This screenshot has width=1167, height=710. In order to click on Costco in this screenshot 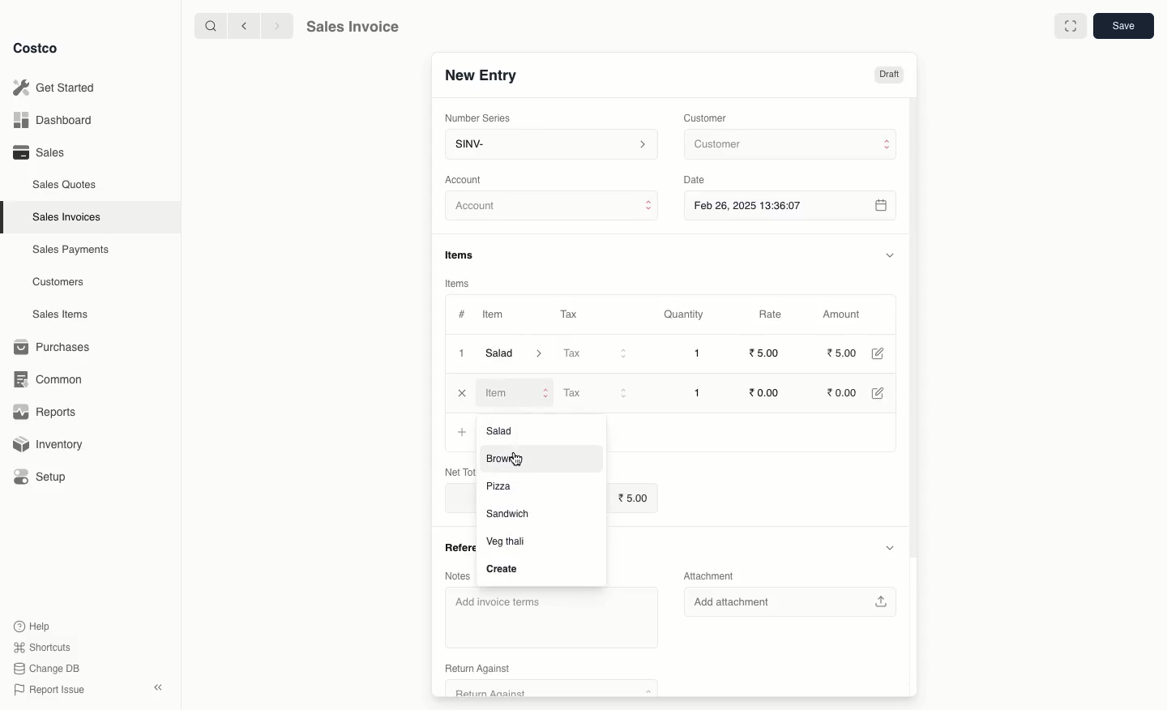, I will do `click(40, 49)`.